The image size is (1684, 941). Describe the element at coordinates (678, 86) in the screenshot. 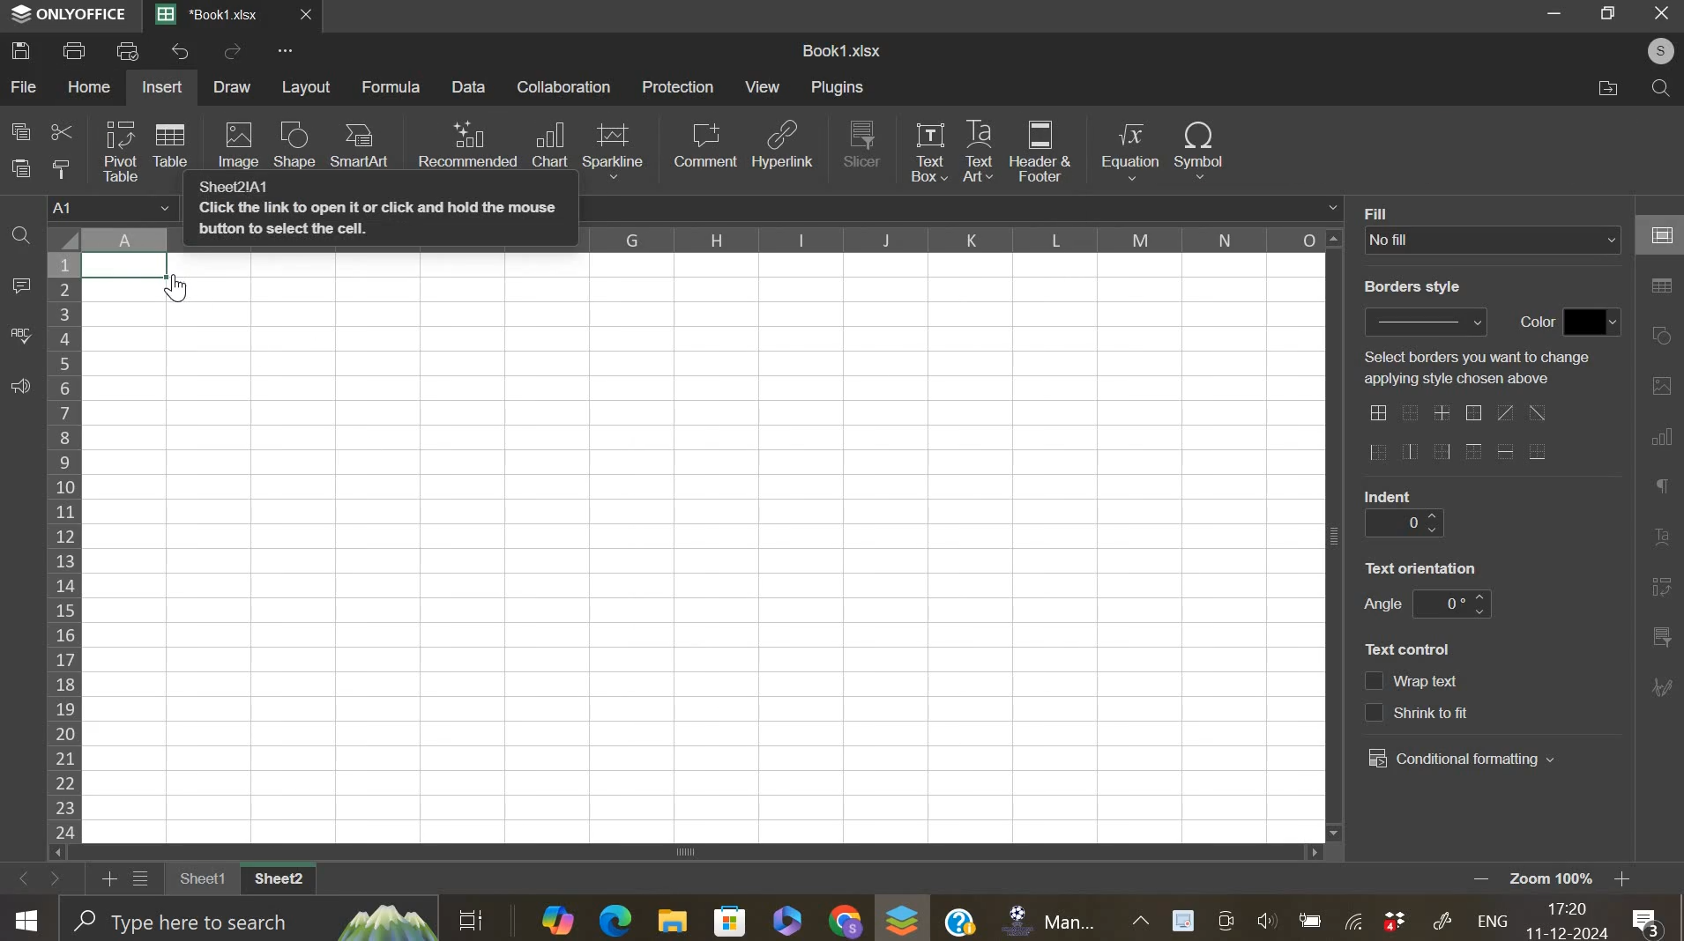

I see `protection` at that location.